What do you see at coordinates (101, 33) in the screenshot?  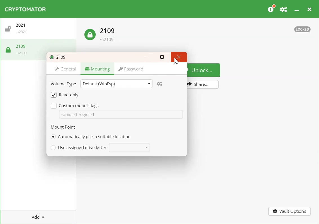 I see `Lock Vault` at bounding box center [101, 33].